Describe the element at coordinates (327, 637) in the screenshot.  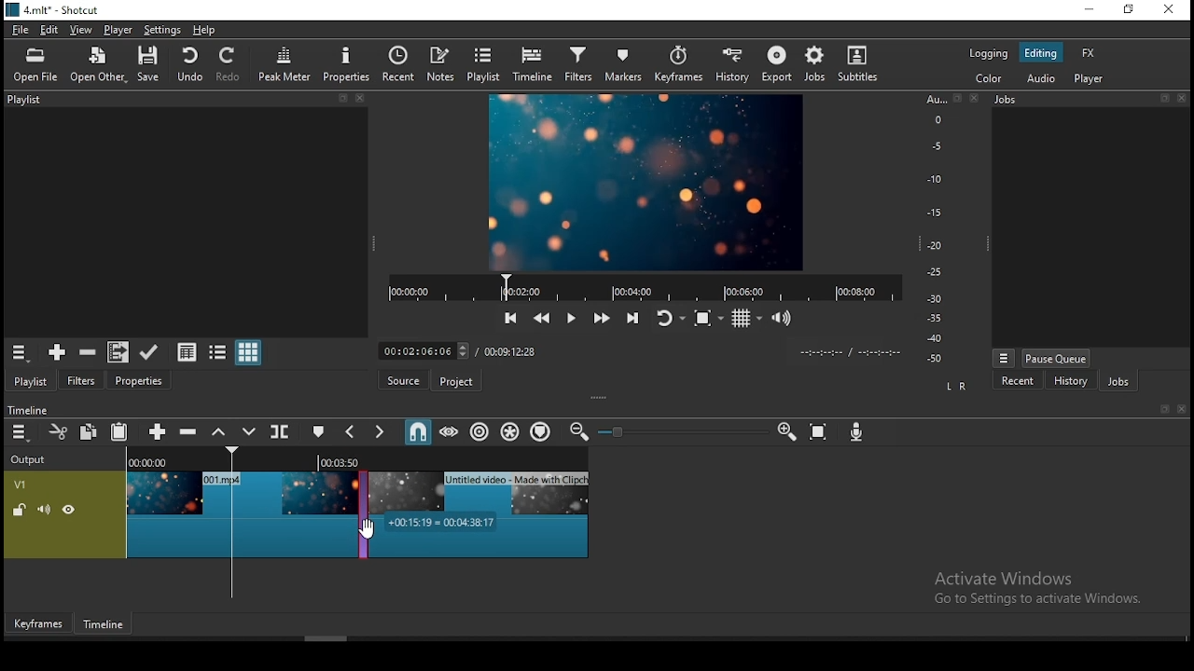
I see `scroll bar` at that location.